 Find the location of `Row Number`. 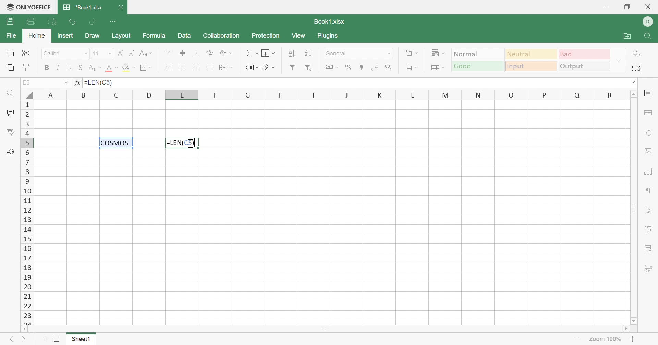

Row Number is located at coordinates (26, 213).